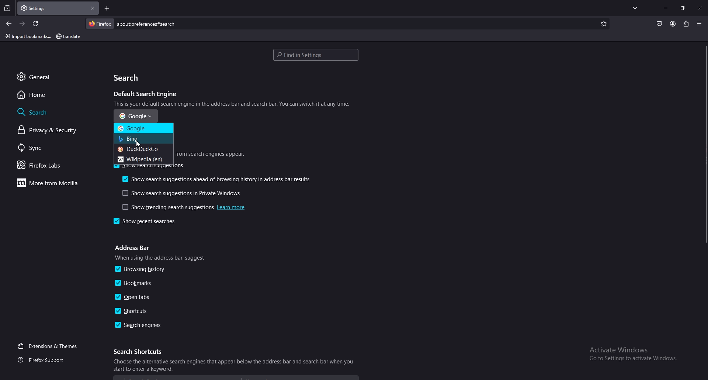 Image resolution: width=708 pixels, height=380 pixels. What do you see at coordinates (143, 269) in the screenshot?
I see `browsing history` at bounding box center [143, 269].